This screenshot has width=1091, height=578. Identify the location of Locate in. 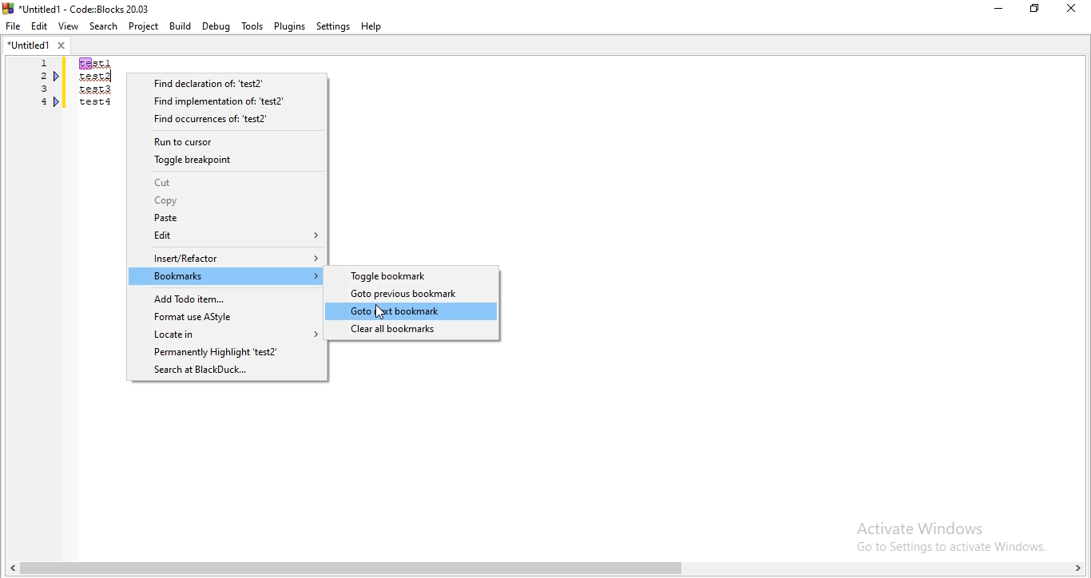
(225, 335).